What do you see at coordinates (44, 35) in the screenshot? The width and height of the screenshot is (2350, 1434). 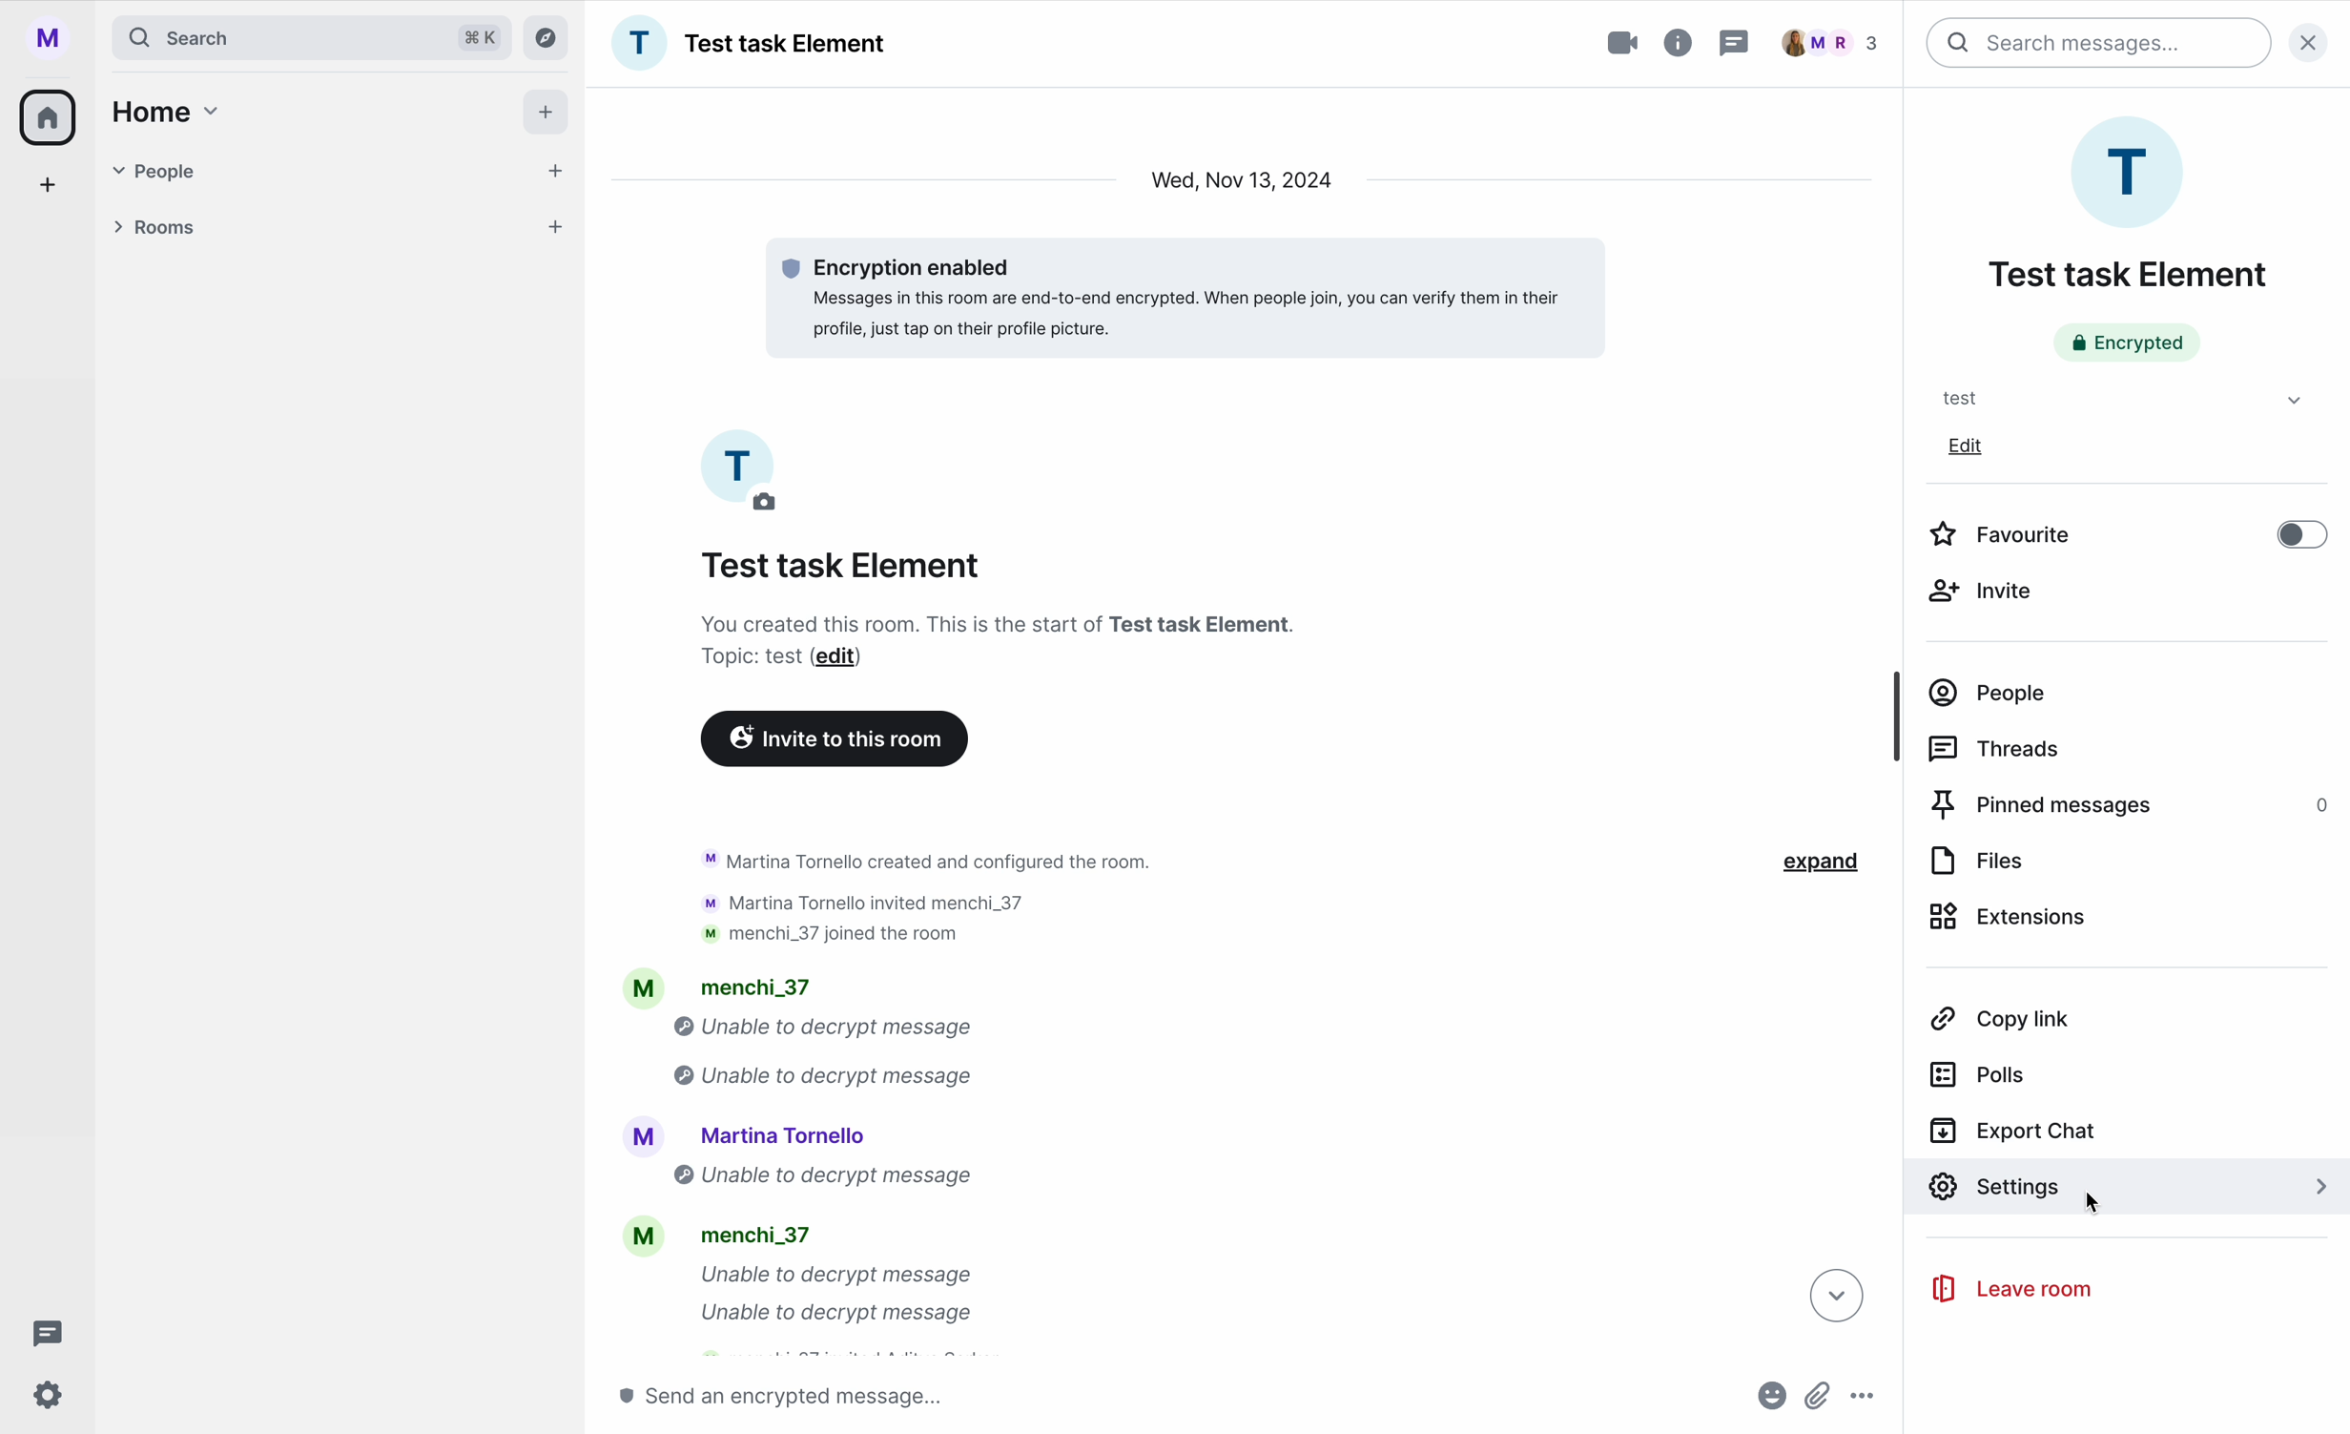 I see `profile` at bounding box center [44, 35].